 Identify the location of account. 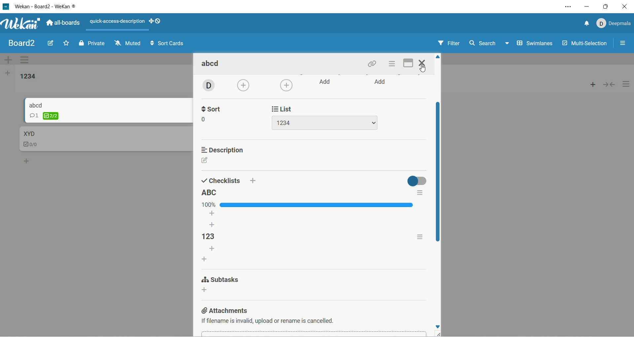
(614, 23).